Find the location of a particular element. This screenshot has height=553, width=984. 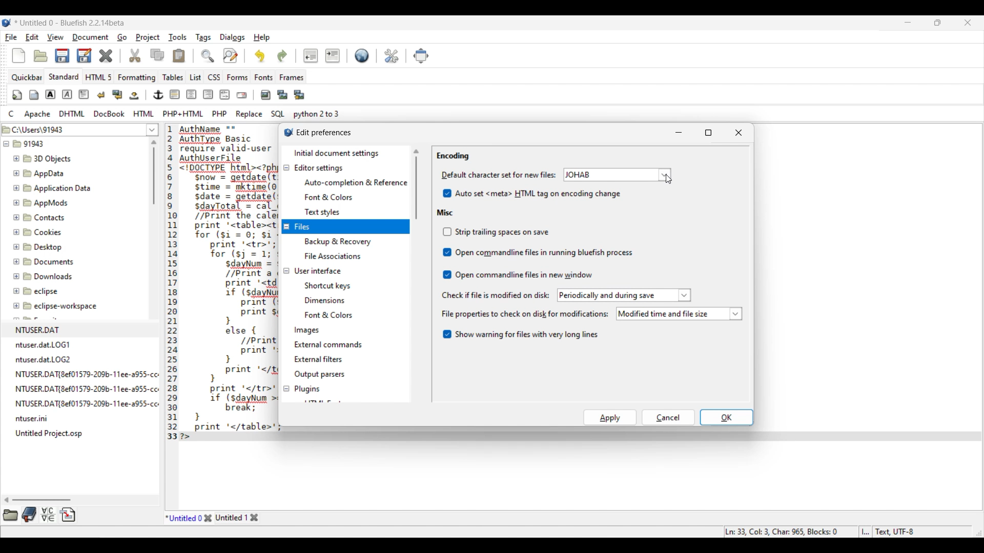

Undo is located at coordinates (260, 56).